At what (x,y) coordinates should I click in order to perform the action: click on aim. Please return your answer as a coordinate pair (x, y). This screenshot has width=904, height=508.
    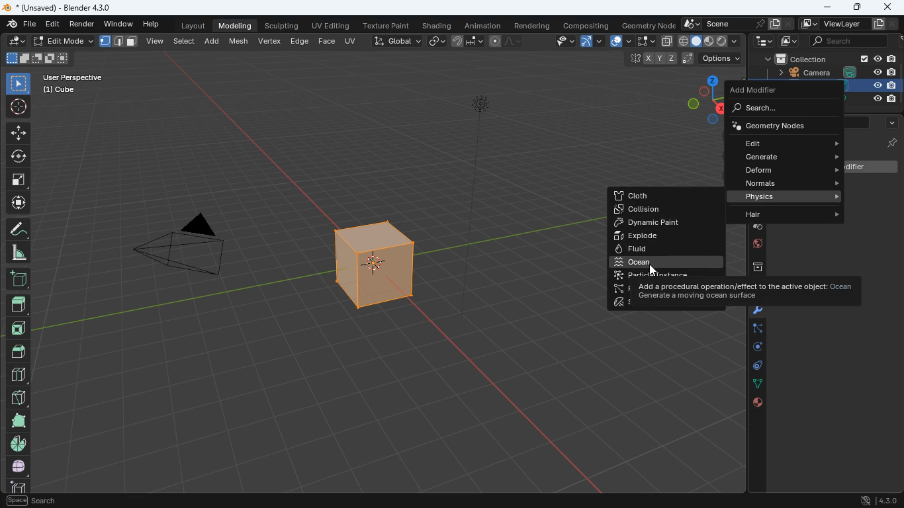
    Looking at the image, I should click on (20, 106).